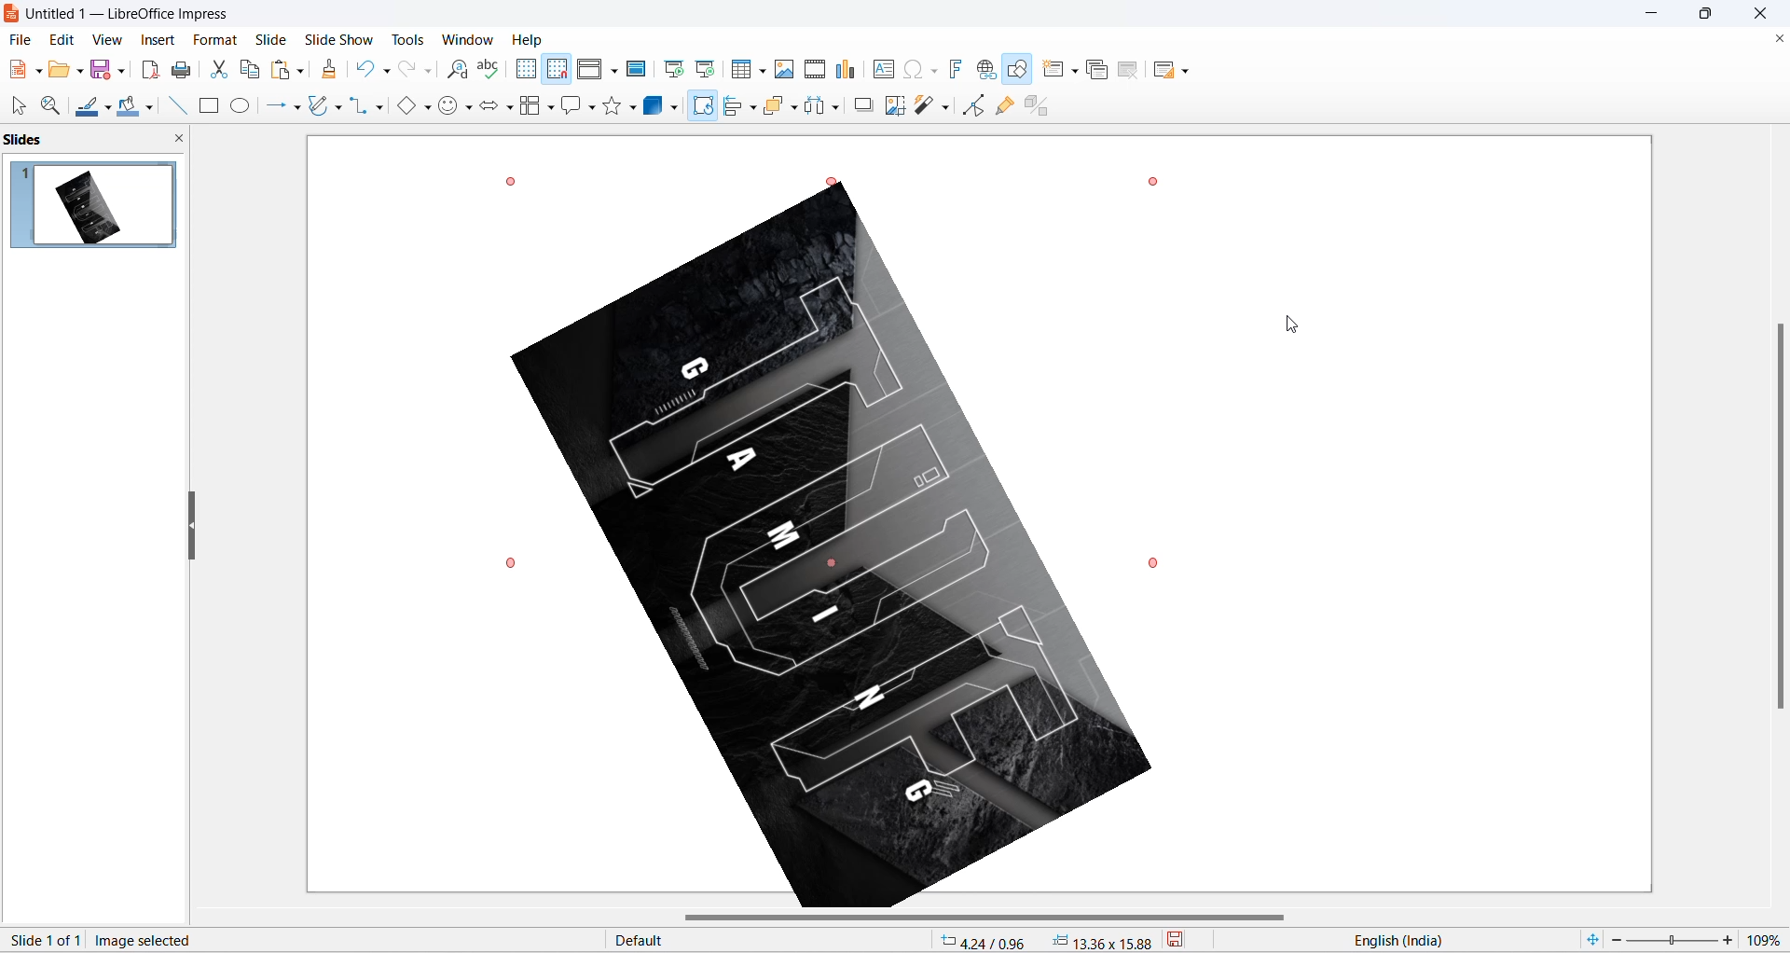 The height and width of the screenshot is (953, 1790). I want to click on insert images, so click(785, 69).